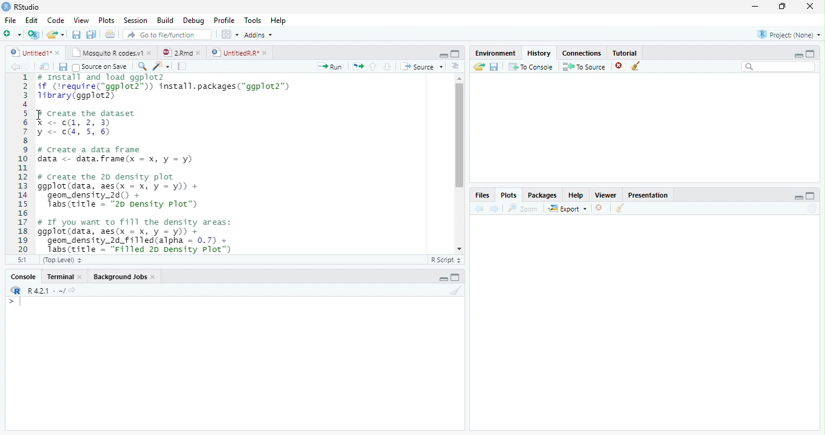  What do you see at coordinates (620, 209) in the screenshot?
I see `clear` at bounding box center [620, 209].